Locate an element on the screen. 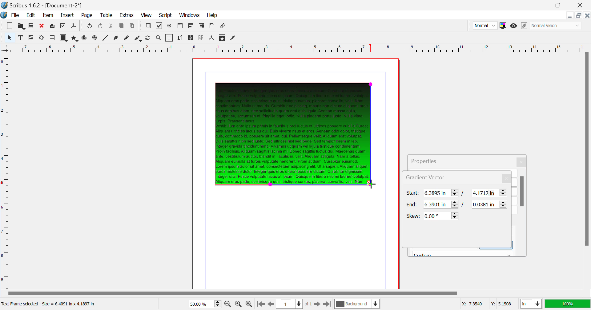 The width and height of the screenshot is (591, 310). Save is located at coordinates (31, 26).